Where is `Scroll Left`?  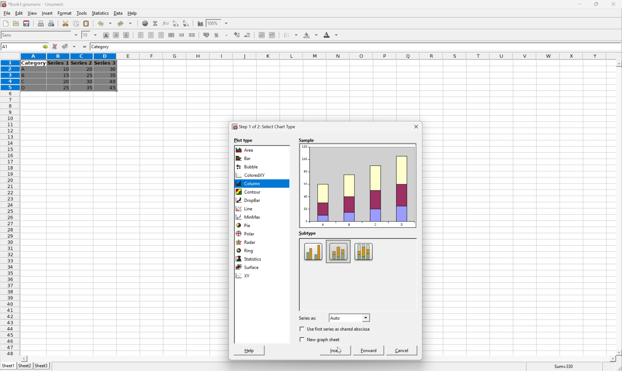 Scroll Left is located at coordinates (25, 359).